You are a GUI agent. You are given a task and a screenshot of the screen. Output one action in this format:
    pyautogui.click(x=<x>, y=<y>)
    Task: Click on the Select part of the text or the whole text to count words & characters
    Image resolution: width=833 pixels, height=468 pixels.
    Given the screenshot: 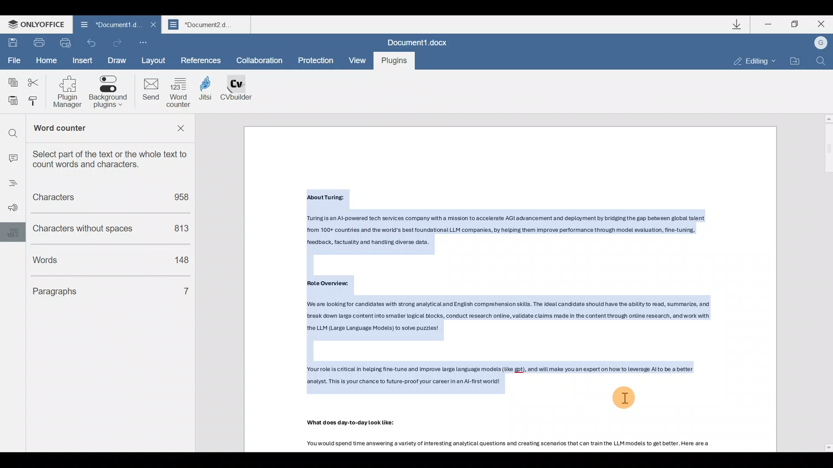 What is the action you would take?
    pyautogui.click(x=115, y=159)
    